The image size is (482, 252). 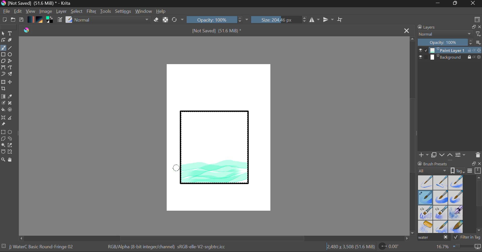 What do you see at coordinates (161, 11) in the screenshot?
I see `Help` at bounding box center [161, 11].